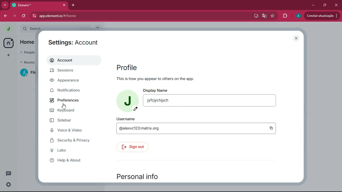 This screenshot has height=192, width=342. I want to click on settings: account, so click(76, 43).